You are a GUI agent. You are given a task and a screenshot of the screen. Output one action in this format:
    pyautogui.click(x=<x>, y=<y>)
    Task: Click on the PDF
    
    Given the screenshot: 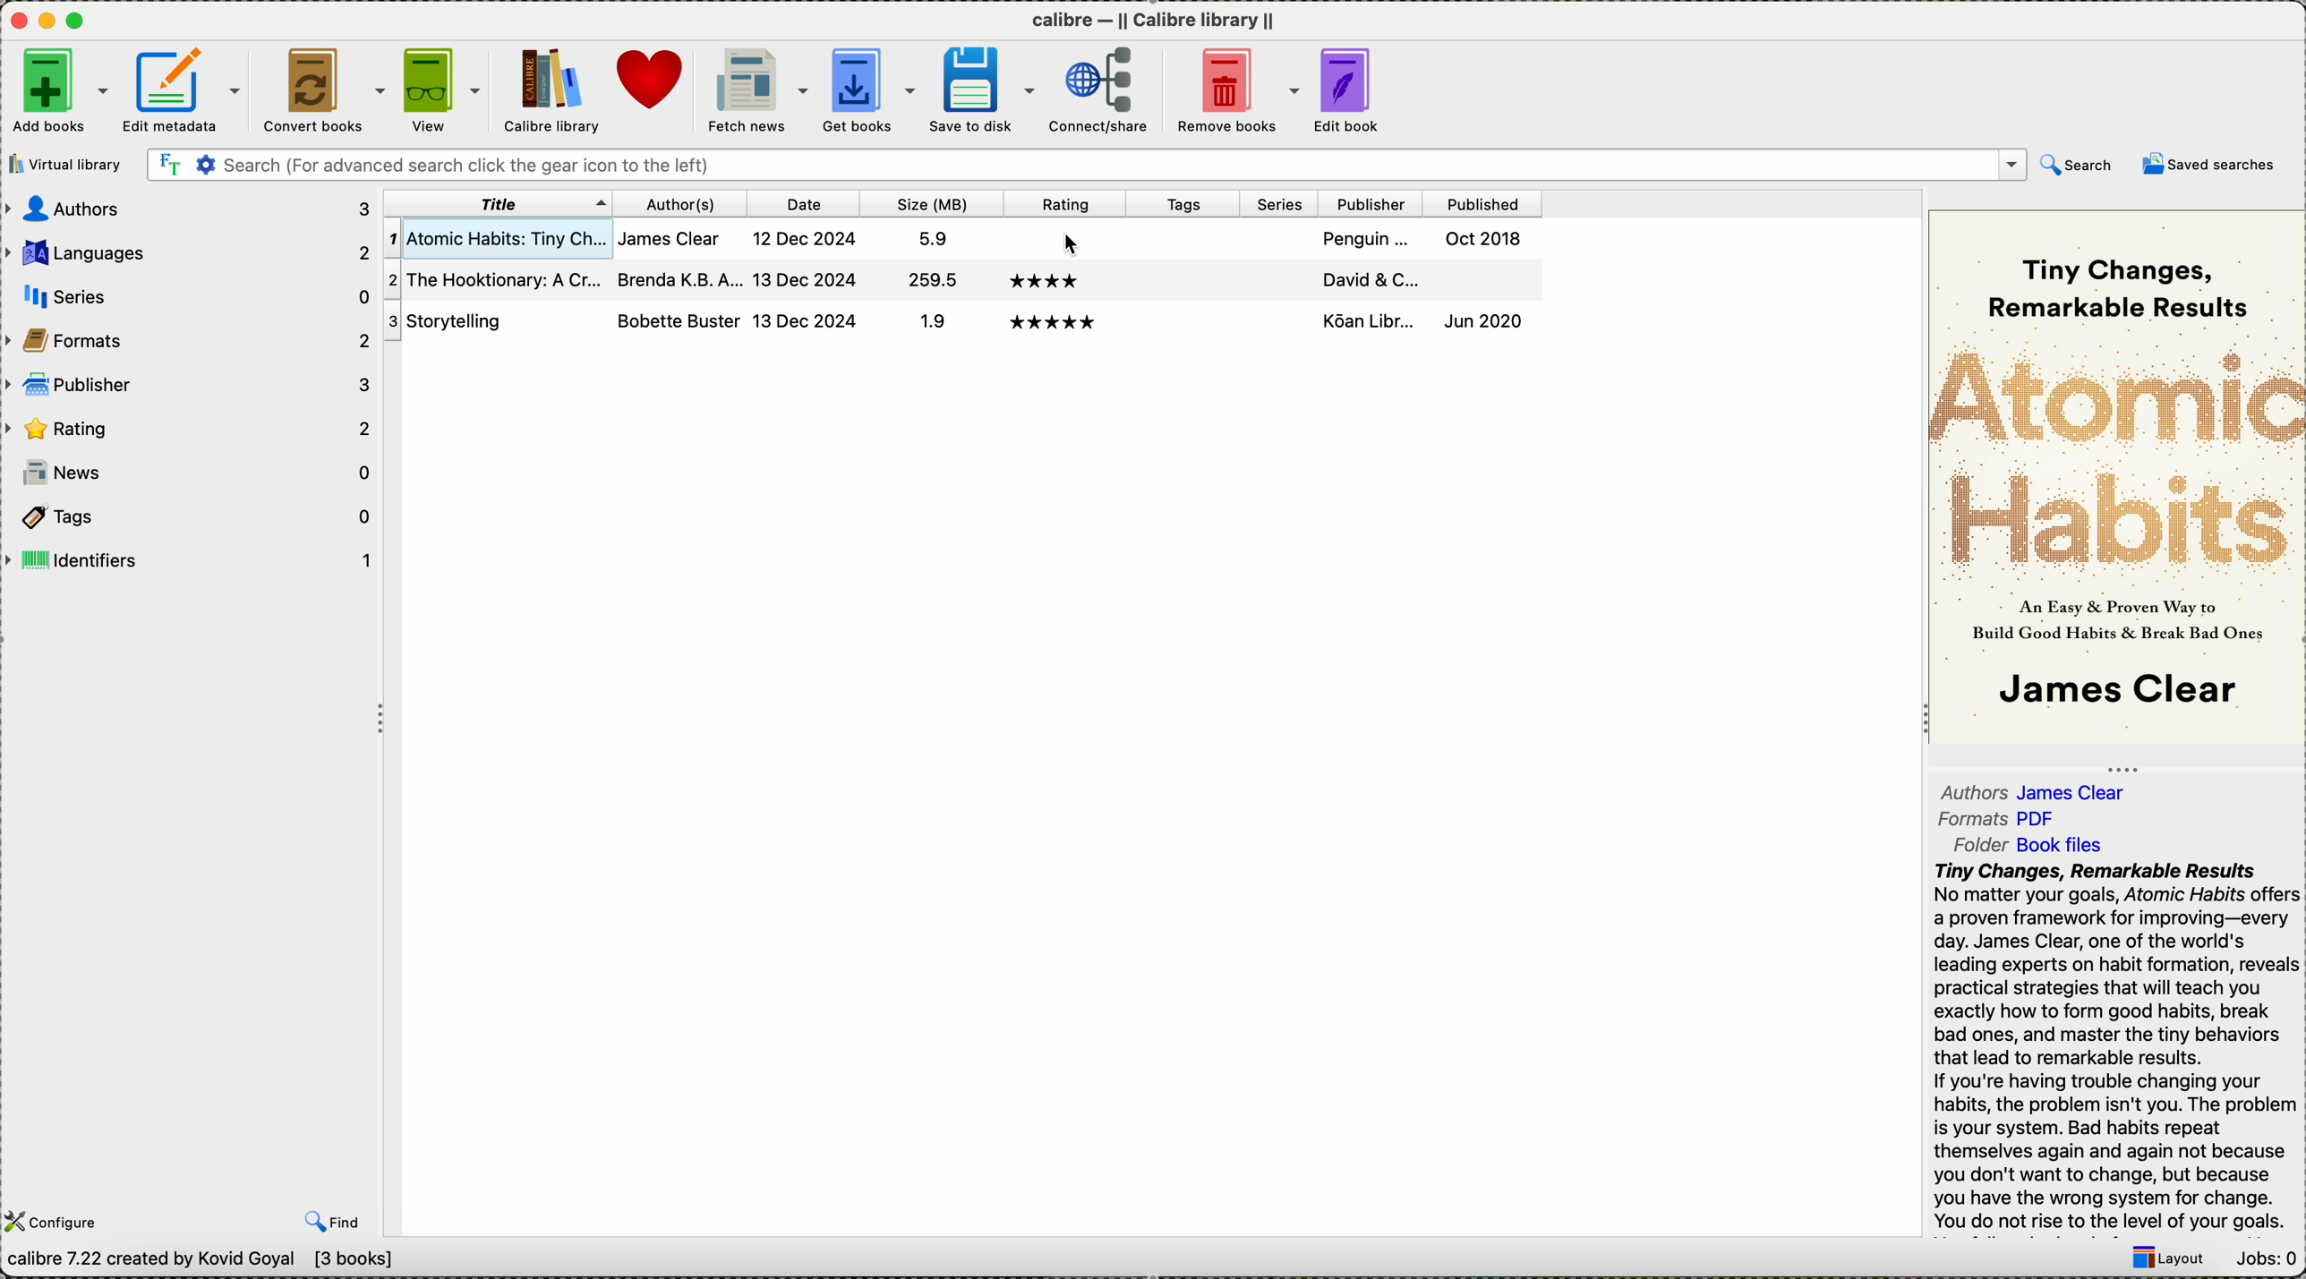 What is the action you would take?
    pyautogui.click(x=2047, y=817)
    